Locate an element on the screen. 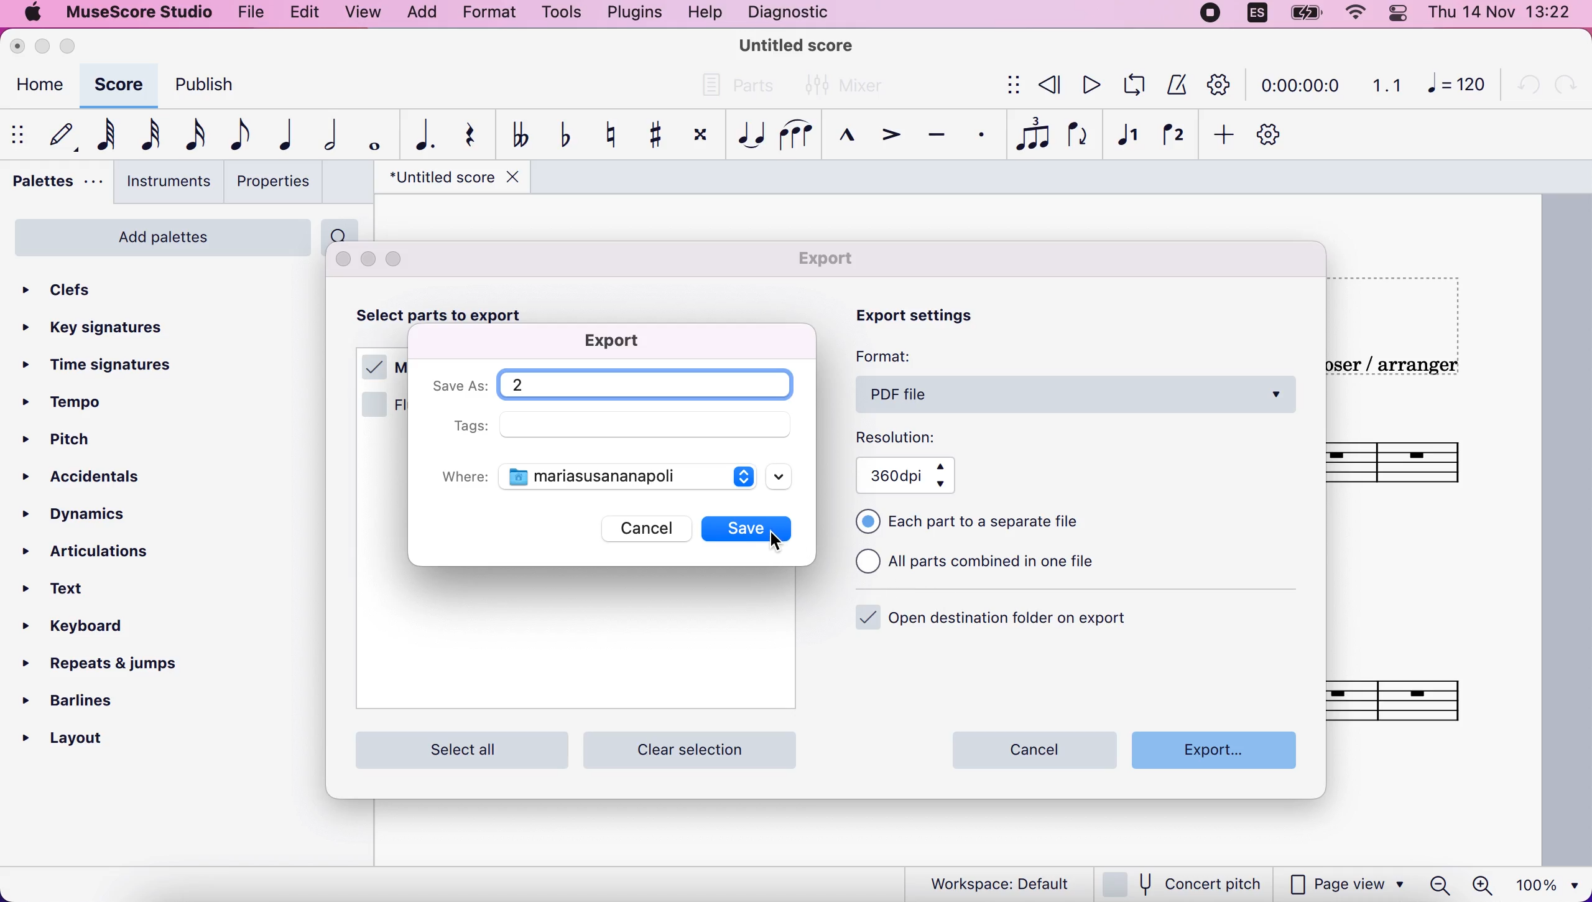 This screenshot has height=902, width=1592. accent is located at coordinates (887, 137).